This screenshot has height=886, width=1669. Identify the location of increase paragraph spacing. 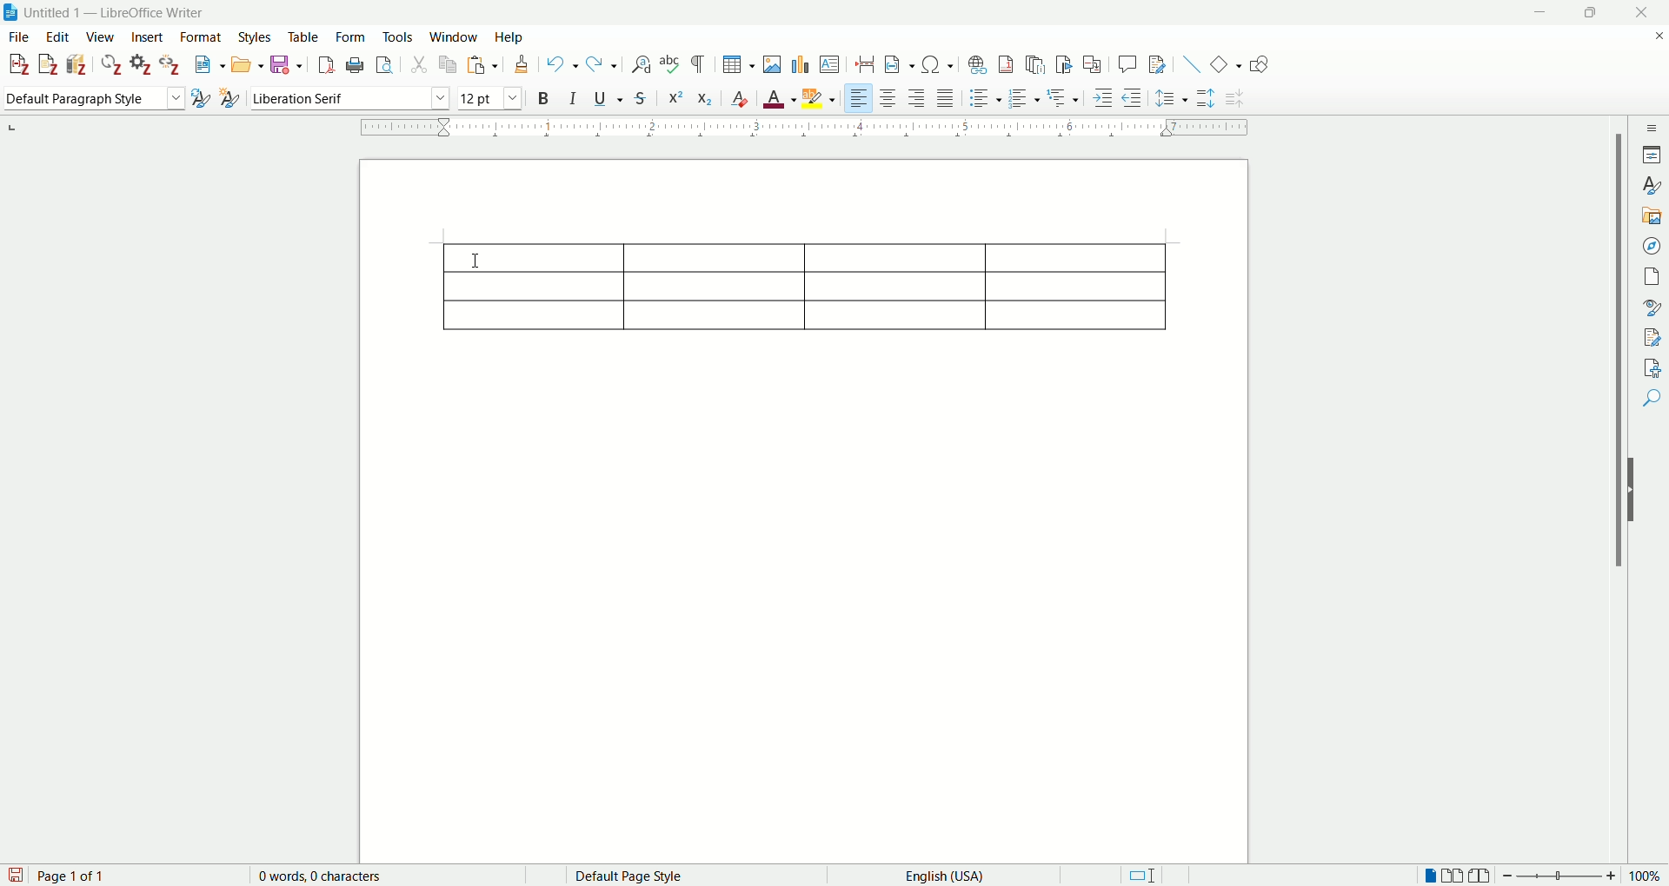
(1207, 98).